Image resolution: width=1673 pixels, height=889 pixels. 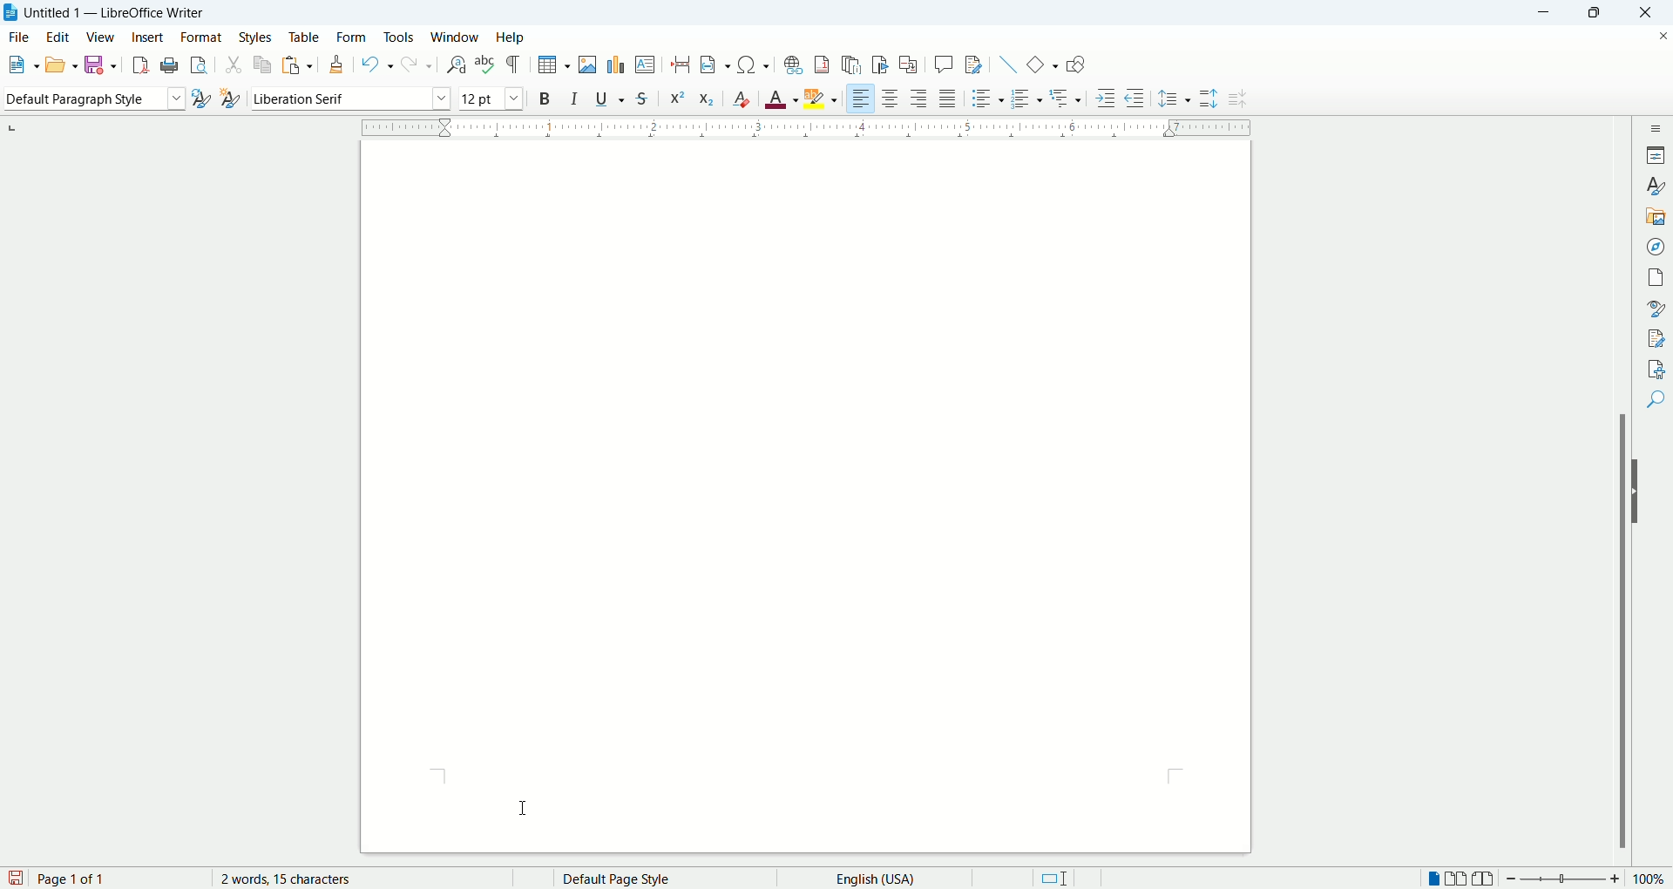 What do you see at coordinates (575, 98) in the screenshot?
I see `italic` at bounding box center [575, 98].